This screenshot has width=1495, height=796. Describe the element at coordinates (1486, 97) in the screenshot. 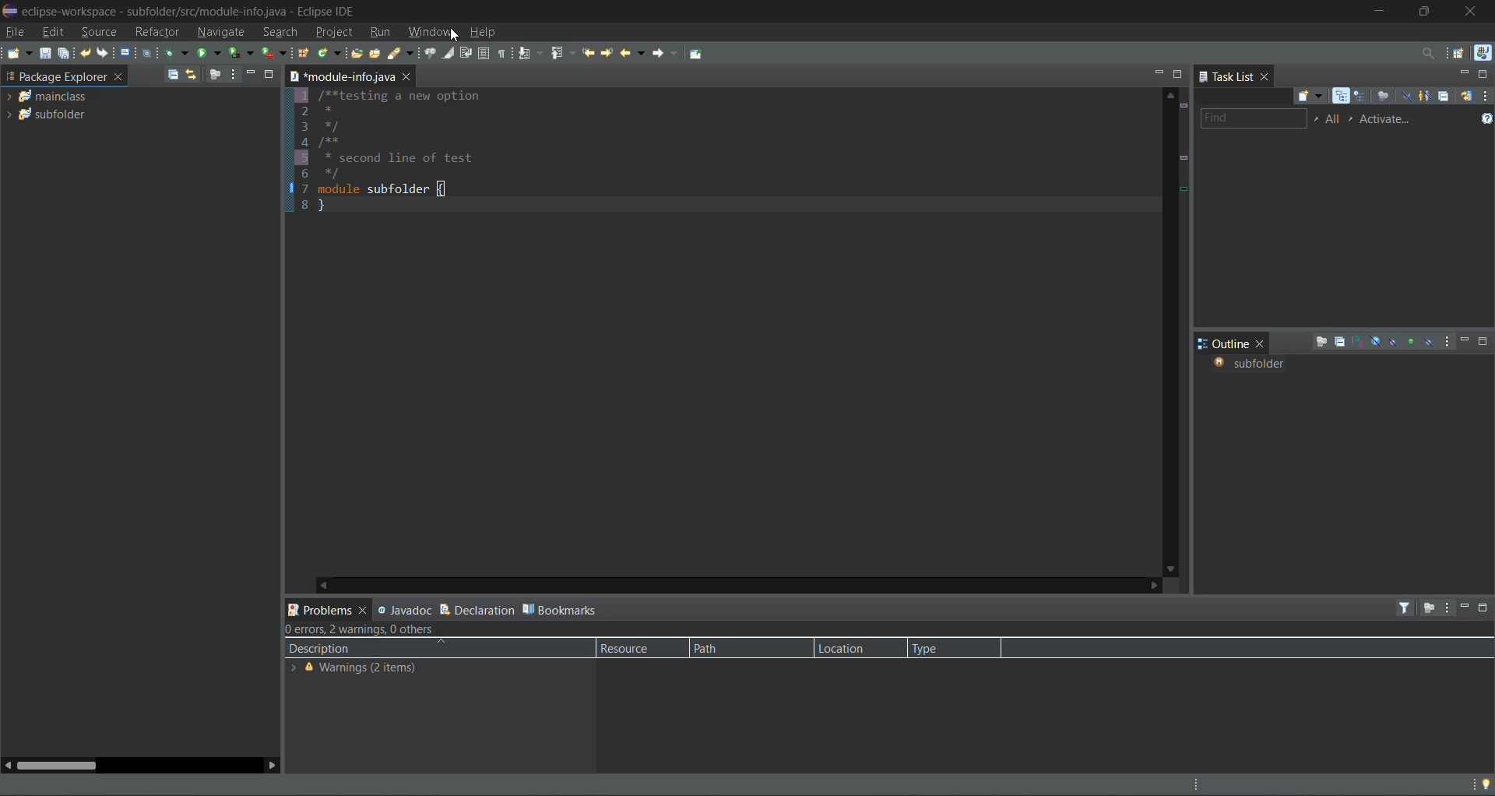

I see `view menu` at that location.